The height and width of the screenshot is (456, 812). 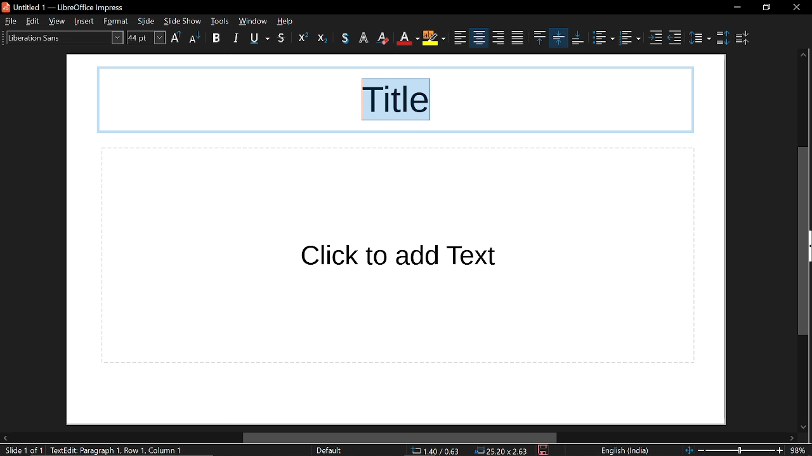 I want to click on text style, so click(x=61, y=37).